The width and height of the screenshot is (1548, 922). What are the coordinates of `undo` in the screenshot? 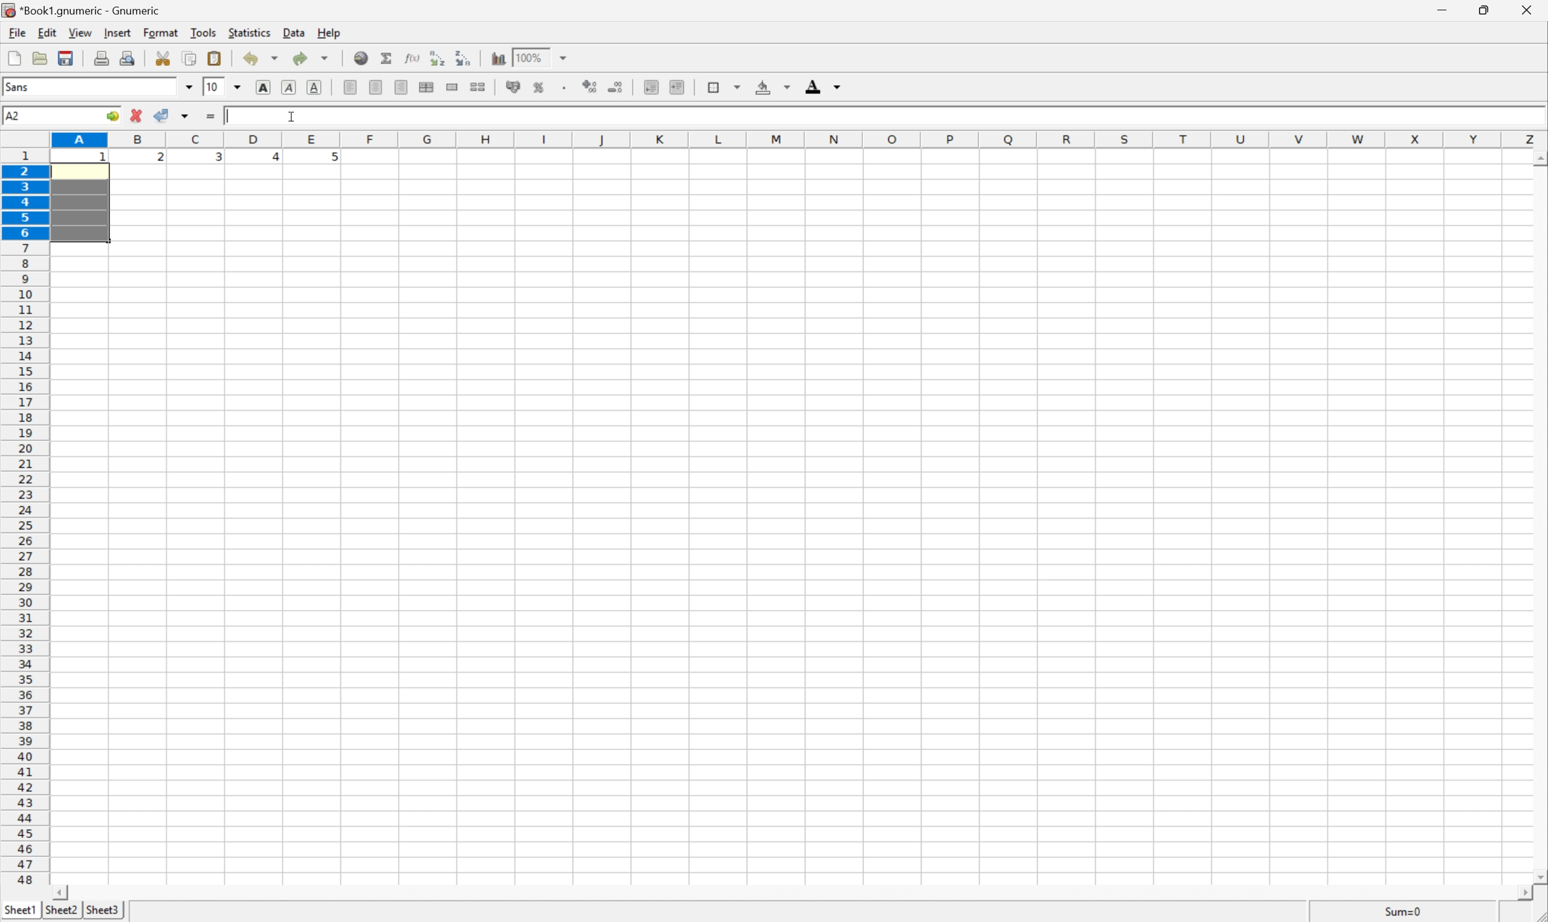 It's located at (261, 57).